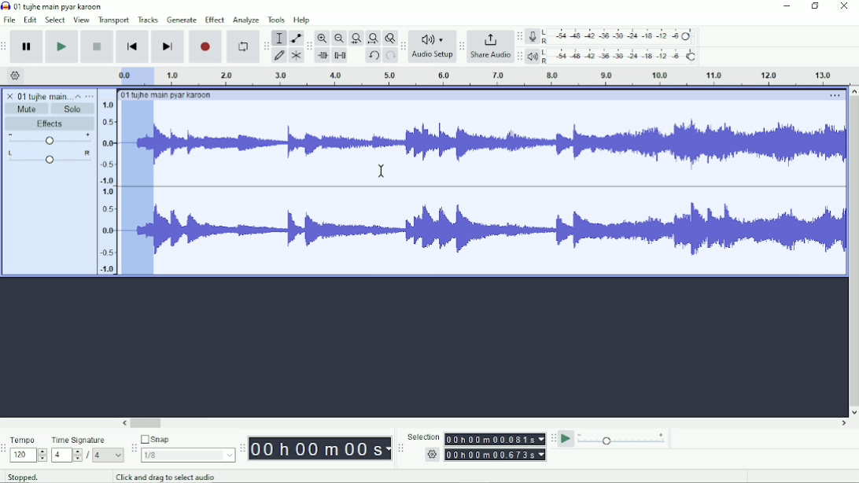 The height and width of the screenshot is (483, 859). I want to click on Trim audio outside selection, so click(322, 56).